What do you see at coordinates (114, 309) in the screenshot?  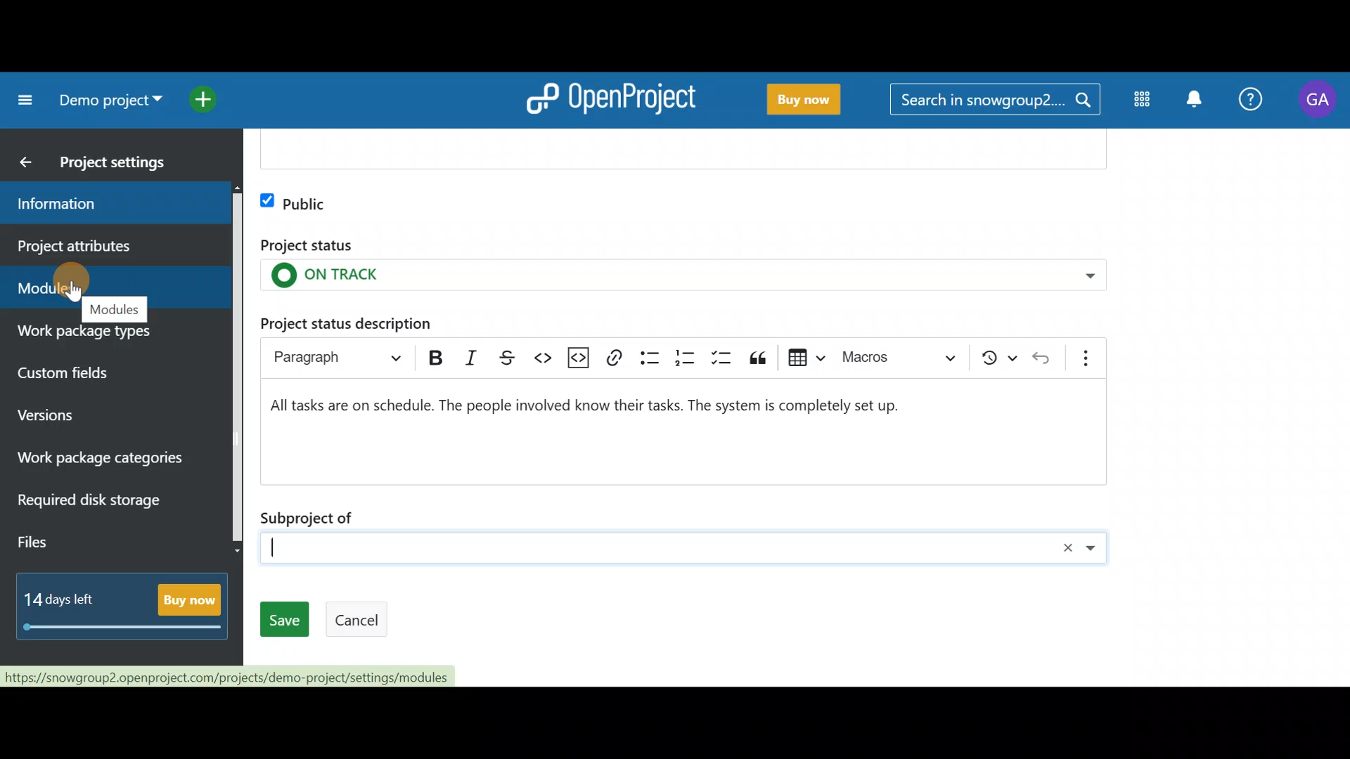 I see `modules` at bounding box center [114, 309].